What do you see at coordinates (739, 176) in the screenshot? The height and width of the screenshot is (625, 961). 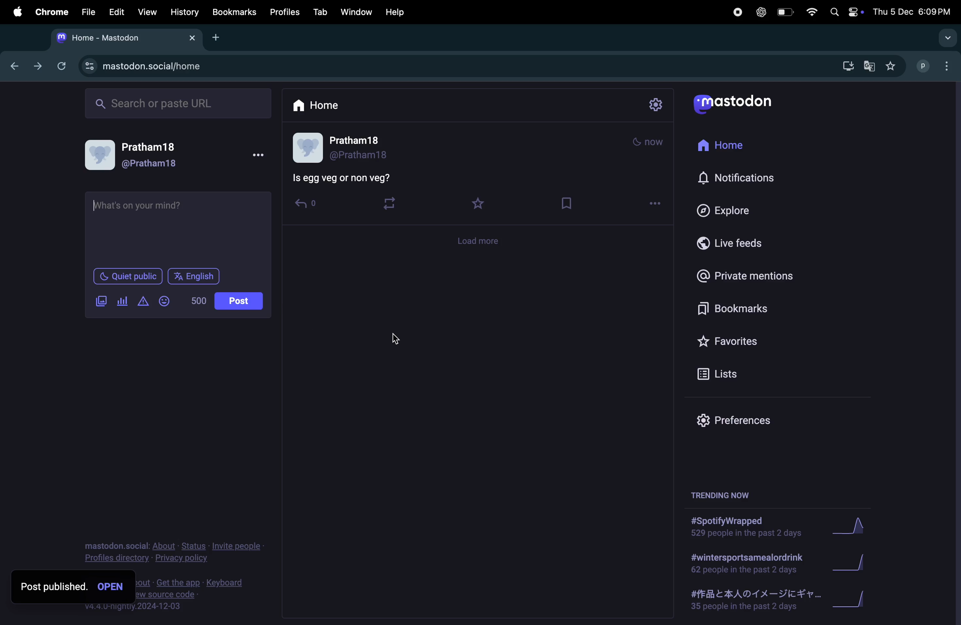 I see `Notifications` at bounding box center [739, 176].